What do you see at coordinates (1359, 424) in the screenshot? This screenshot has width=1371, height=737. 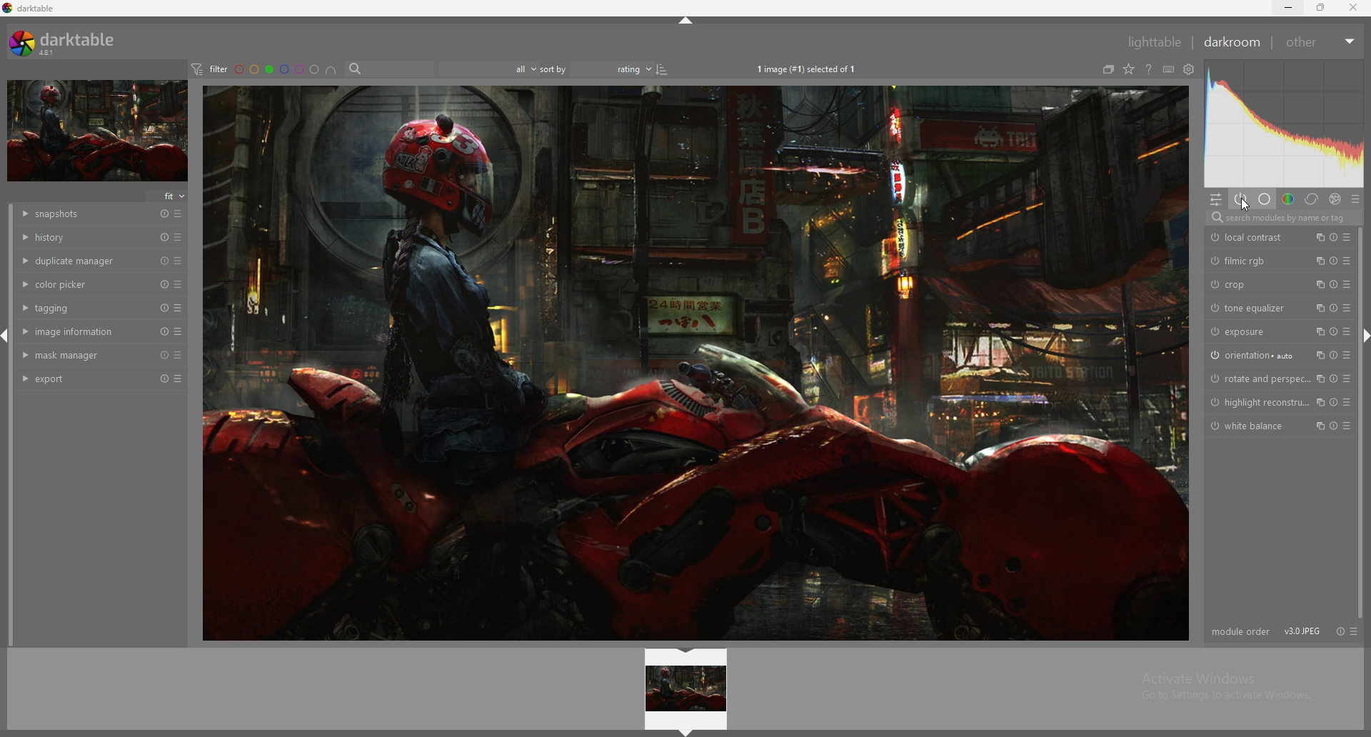 I see `scroll bar` at bounding box center [1359, 424].